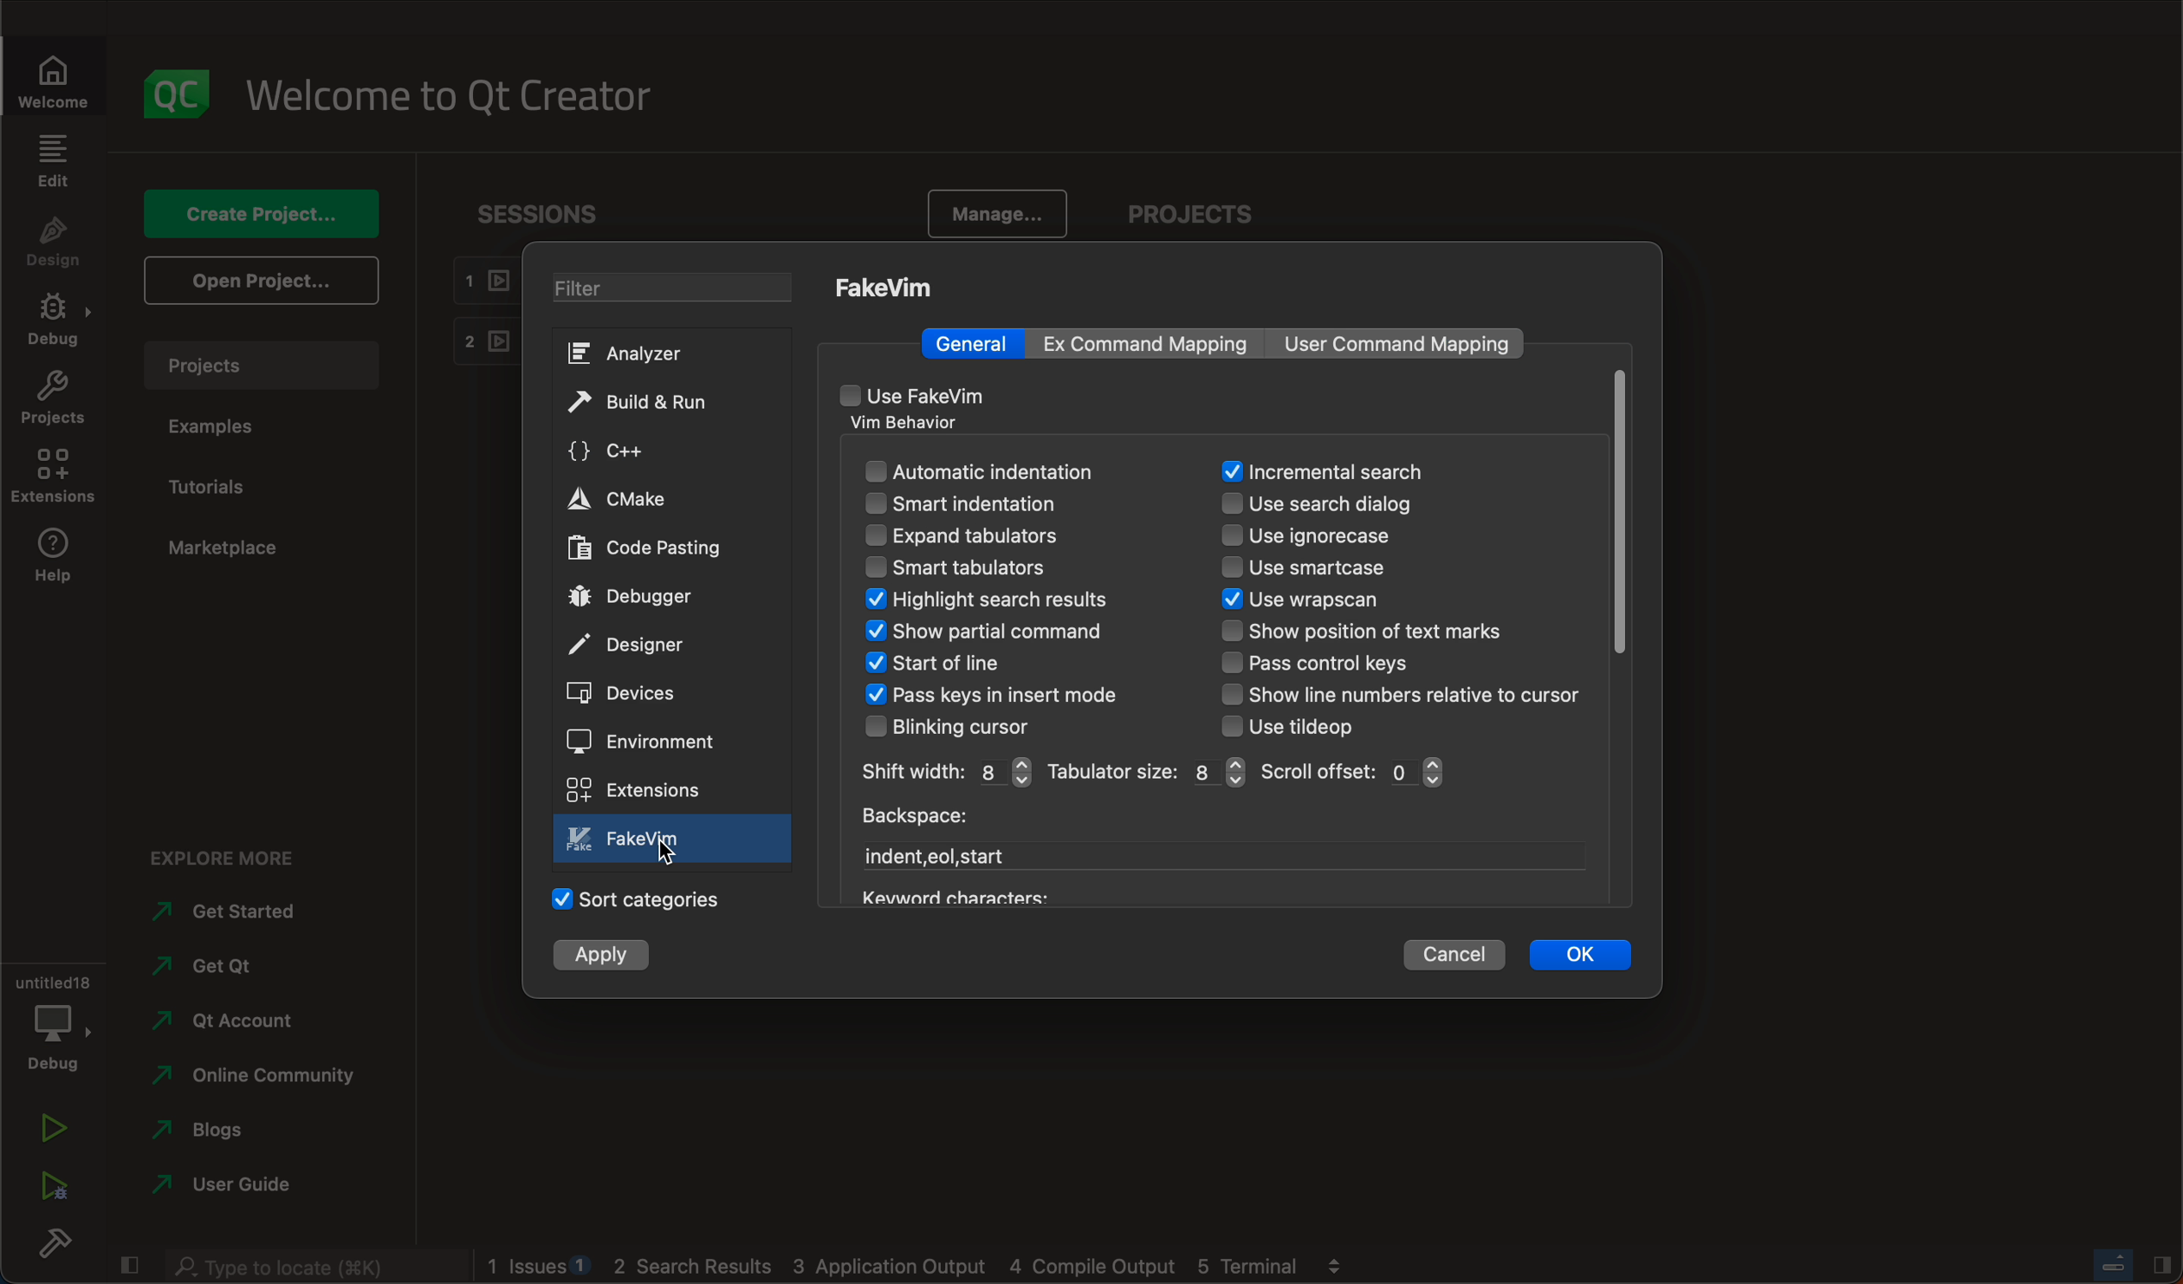 The image size is (2183, 1284). I want to click on run debug, so click(49, 1189).